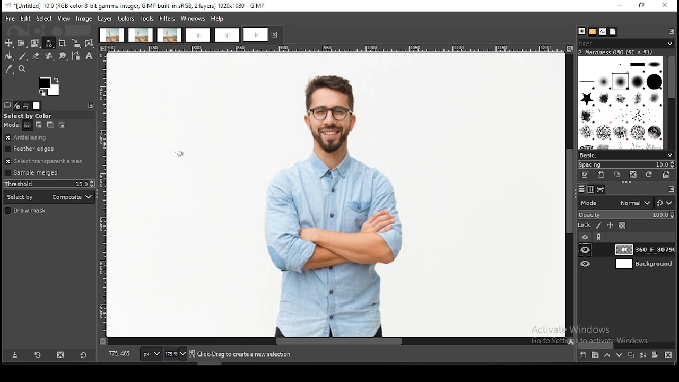 The width and height of the screenshot is (679, 382). Describe the element at coordinates (586, 264) in the screenshot. I see `layer visibility on/off` at that location.